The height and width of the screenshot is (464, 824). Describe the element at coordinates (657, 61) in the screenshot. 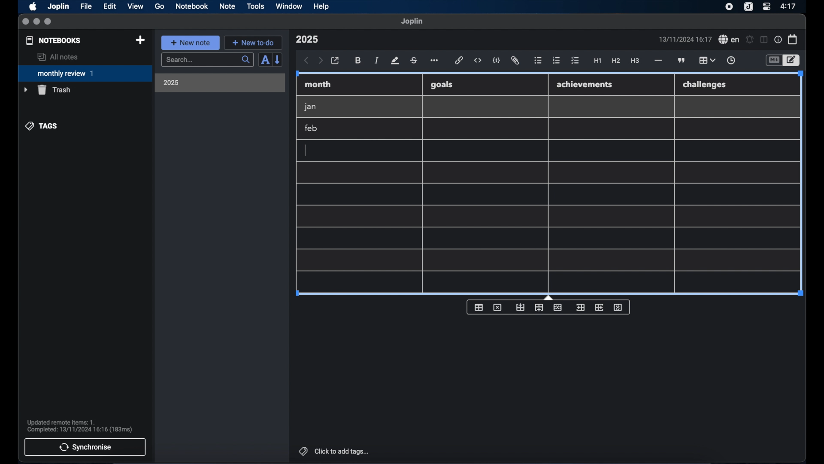

I see `horizontal rule` at that location.